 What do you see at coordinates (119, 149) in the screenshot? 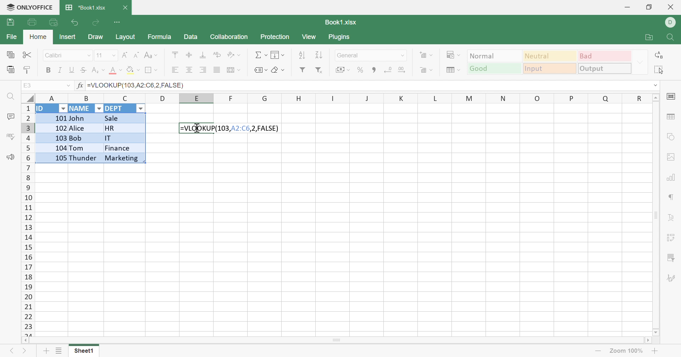
I see `Finance` at bounding box center [119, 149].